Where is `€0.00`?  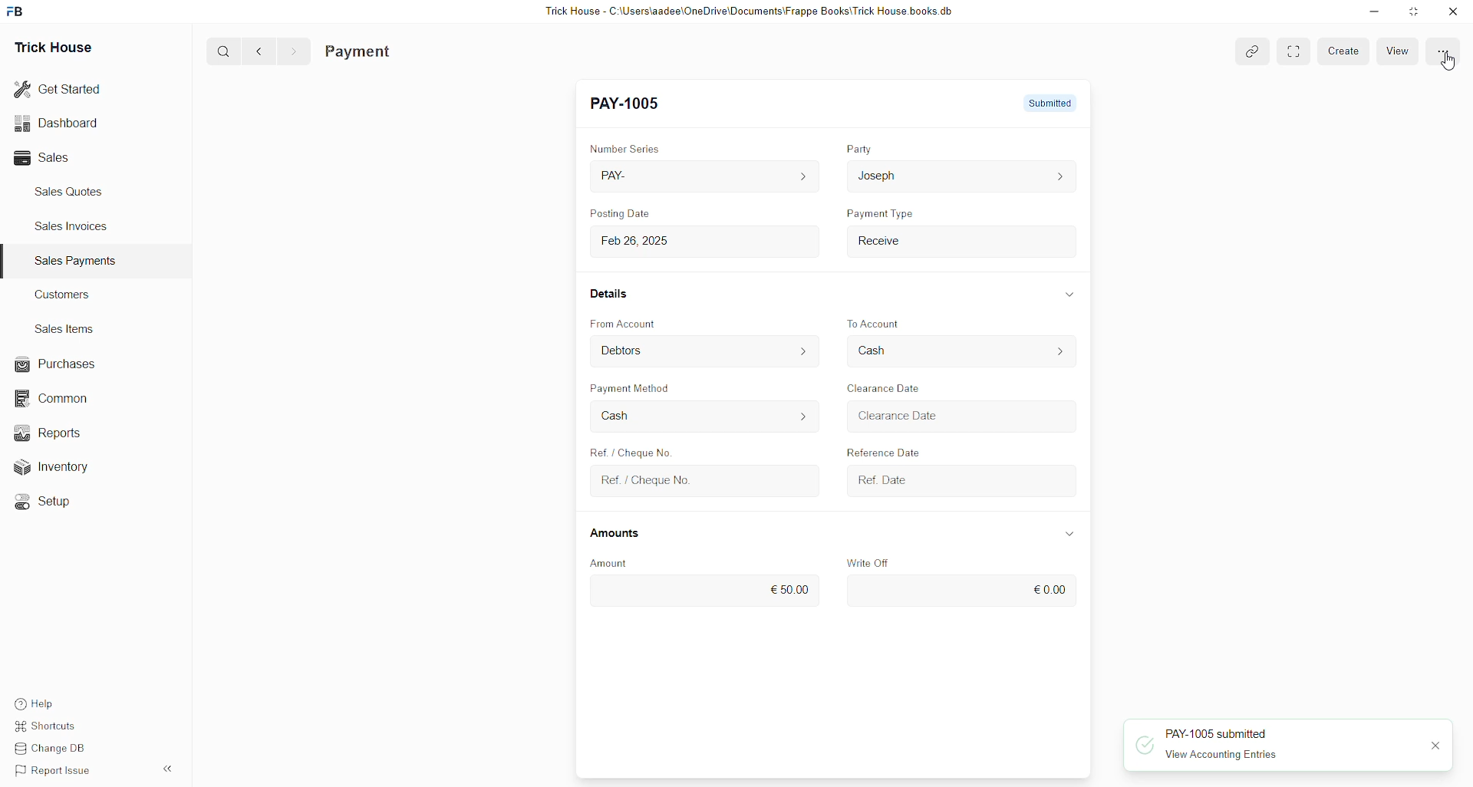
€0.00 is located at coordinates (957, 591).